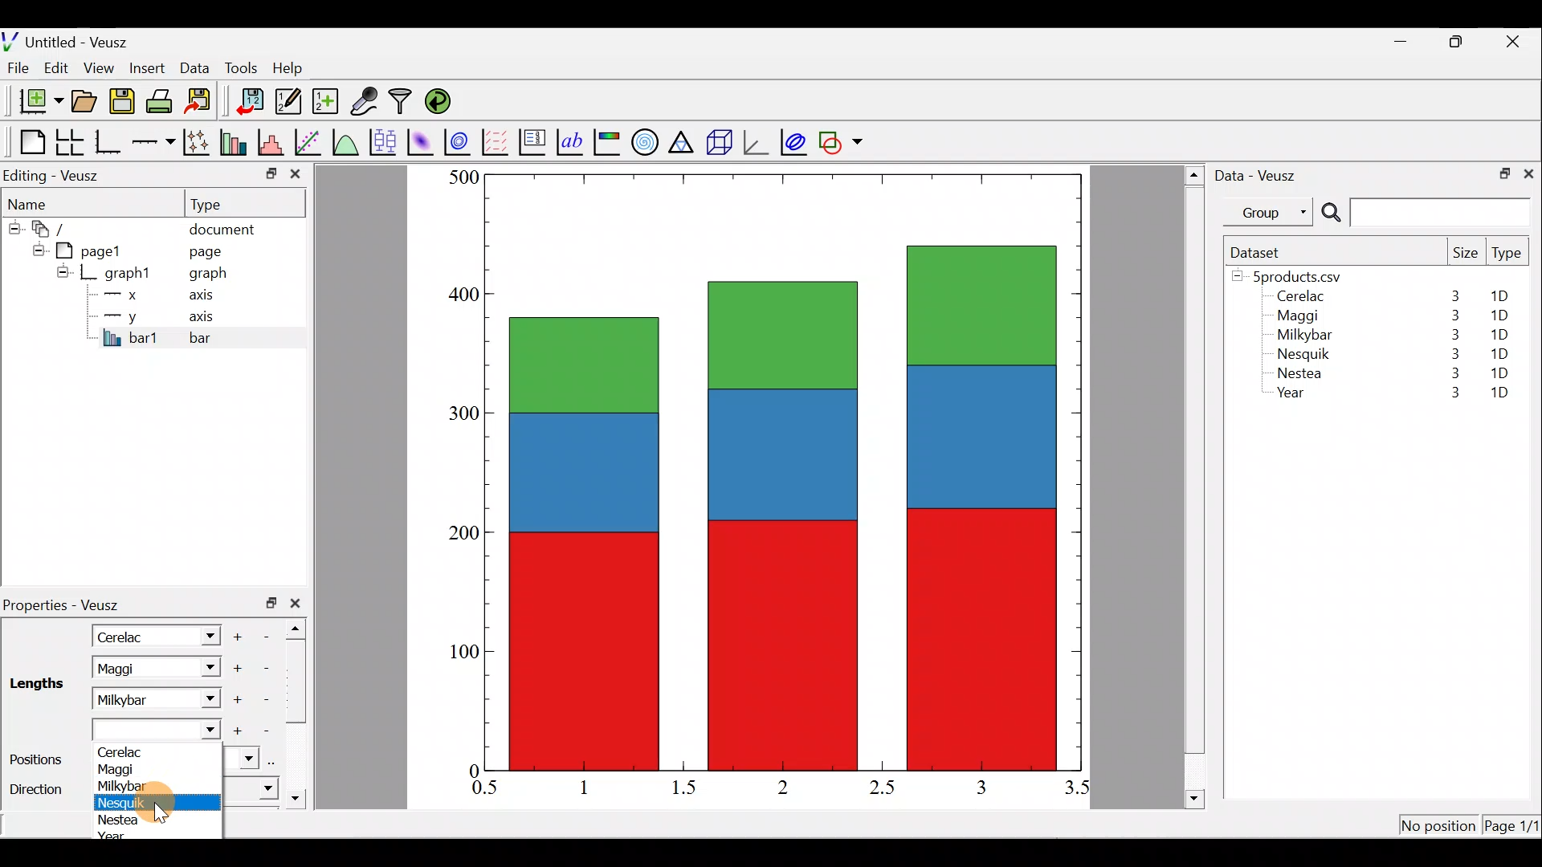 The height and width of the screenshot is (867, 1542). Describe the element at coordinates (1299, 318) in the screenshot. I see `Maggi` at that location.